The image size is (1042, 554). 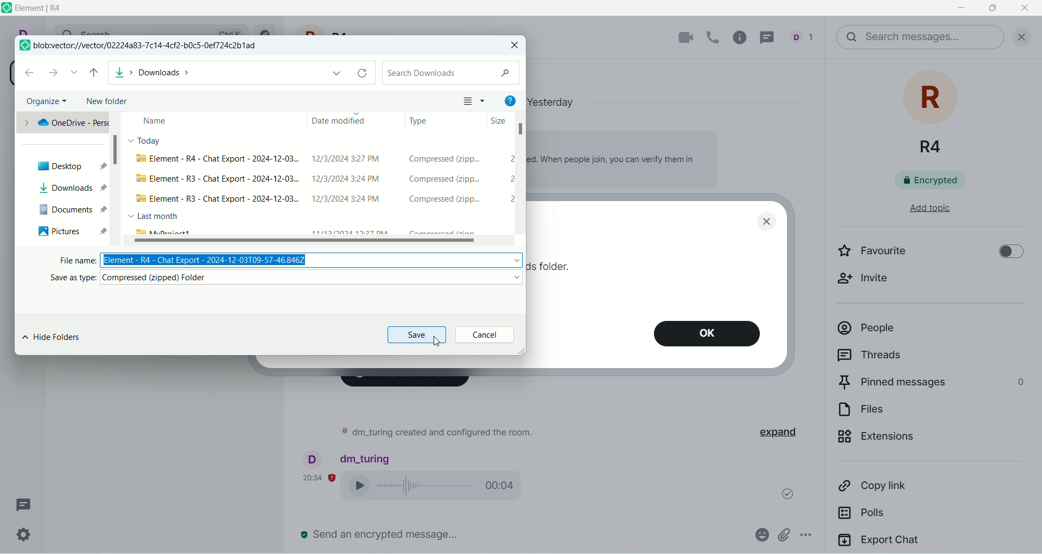 I want to click on pictures, so click(x=70, y=232).